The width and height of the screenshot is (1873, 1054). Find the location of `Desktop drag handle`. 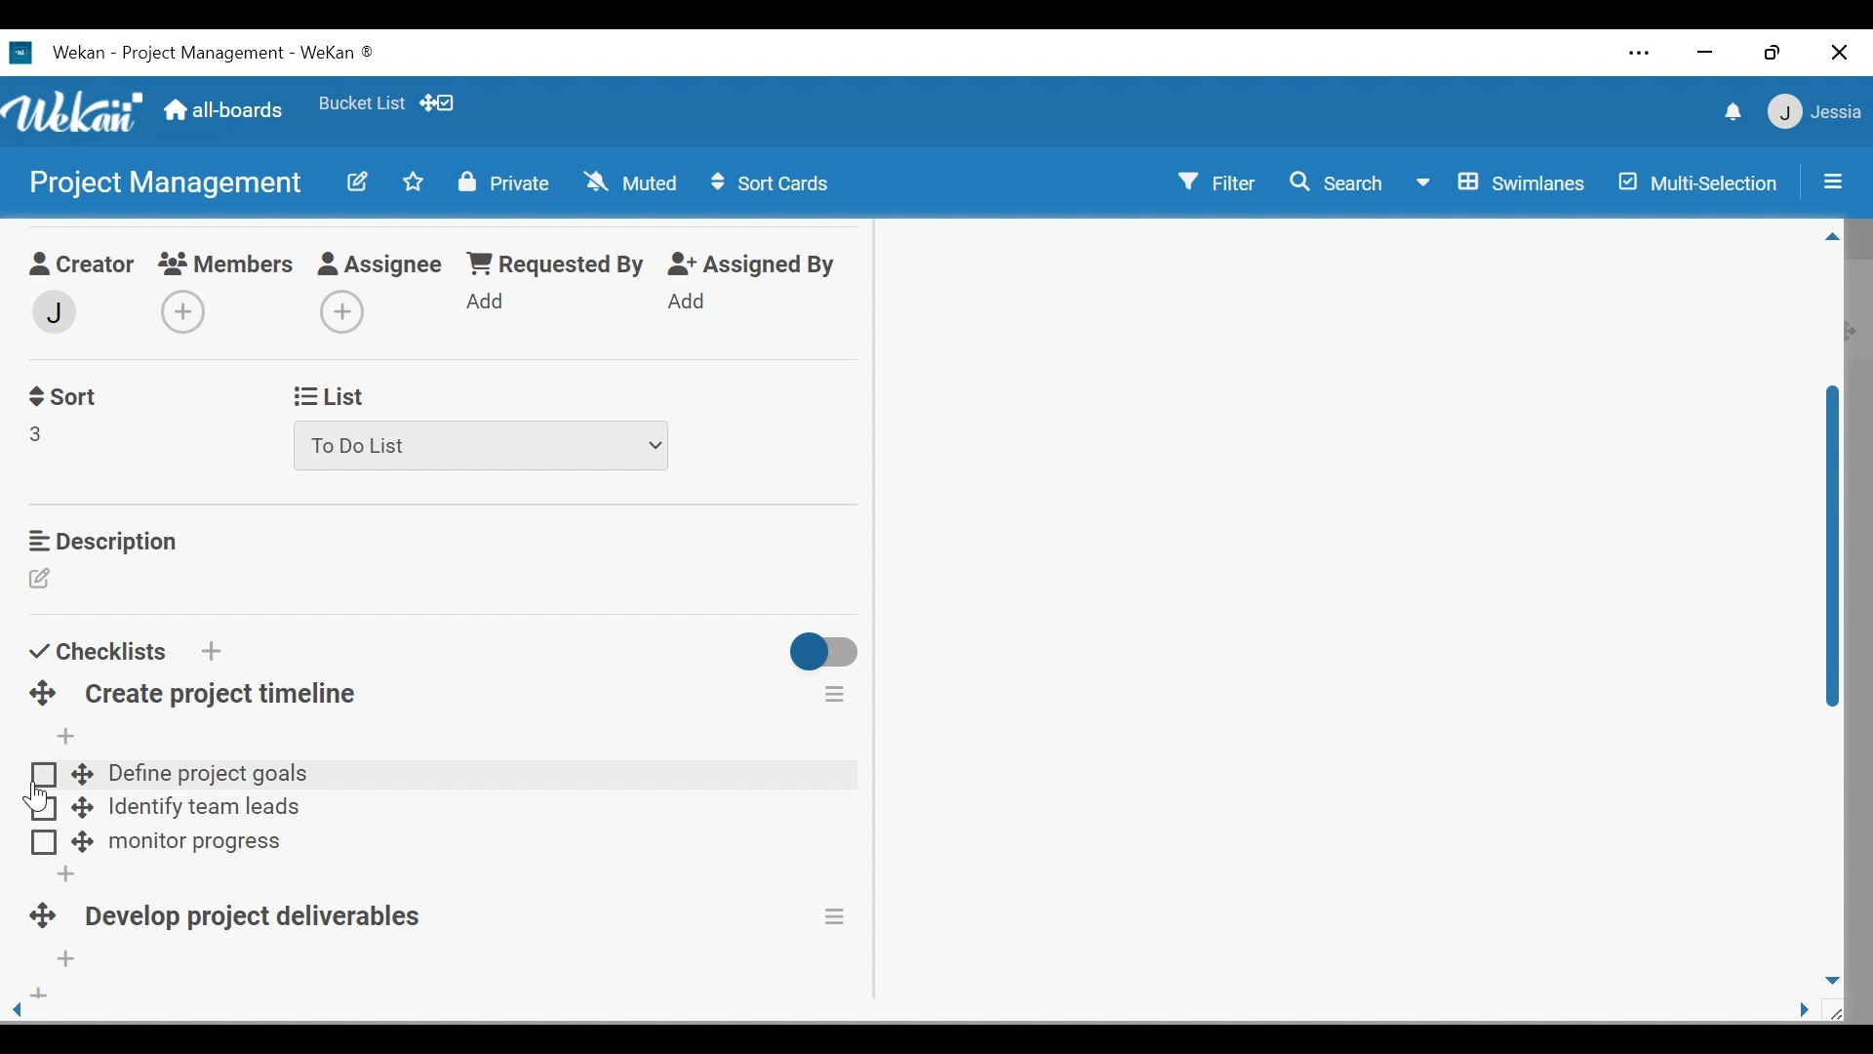

Desktop drag handle is located at coordinates (81, 843).